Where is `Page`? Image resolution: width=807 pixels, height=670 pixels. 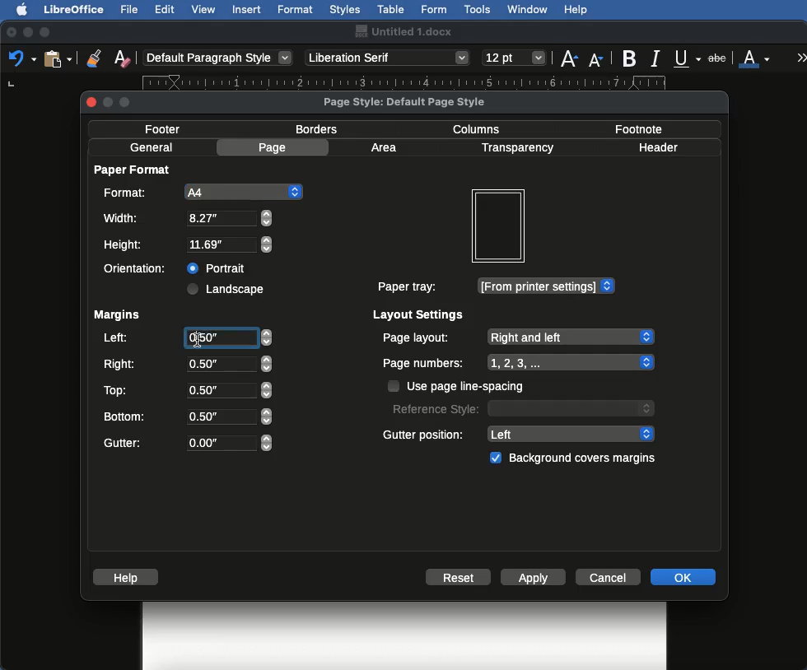 Page is located at coordinates (275, 147).